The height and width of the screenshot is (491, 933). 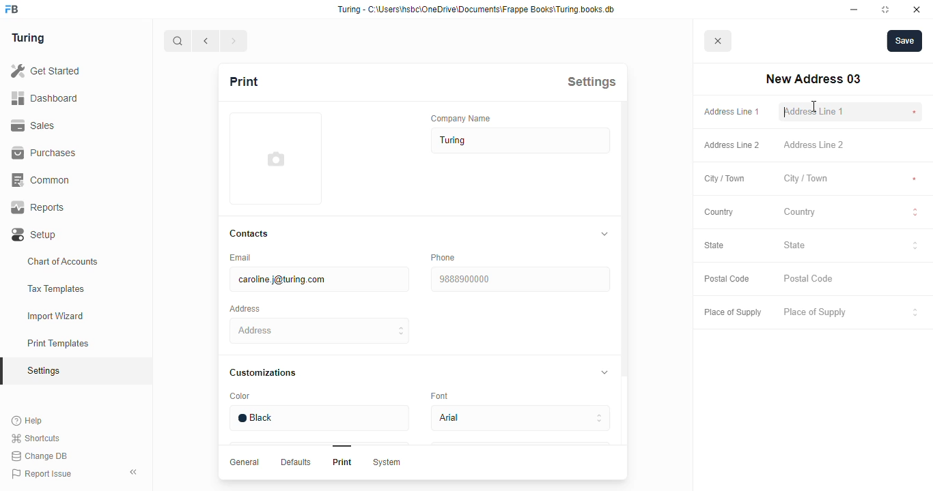 I want to click on black, so click(x=318, y=418).